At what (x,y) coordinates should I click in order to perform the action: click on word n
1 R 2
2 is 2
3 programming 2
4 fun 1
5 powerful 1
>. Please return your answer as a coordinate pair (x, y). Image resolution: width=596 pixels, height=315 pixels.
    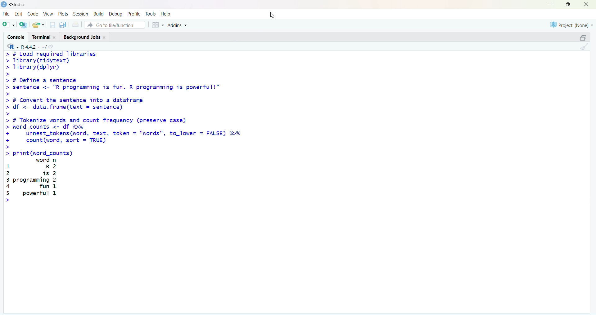
    Looking at the image, I should click on (38, 181).